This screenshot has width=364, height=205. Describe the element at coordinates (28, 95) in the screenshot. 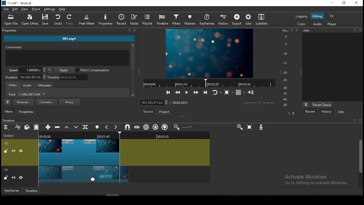

I see `track` at that location.